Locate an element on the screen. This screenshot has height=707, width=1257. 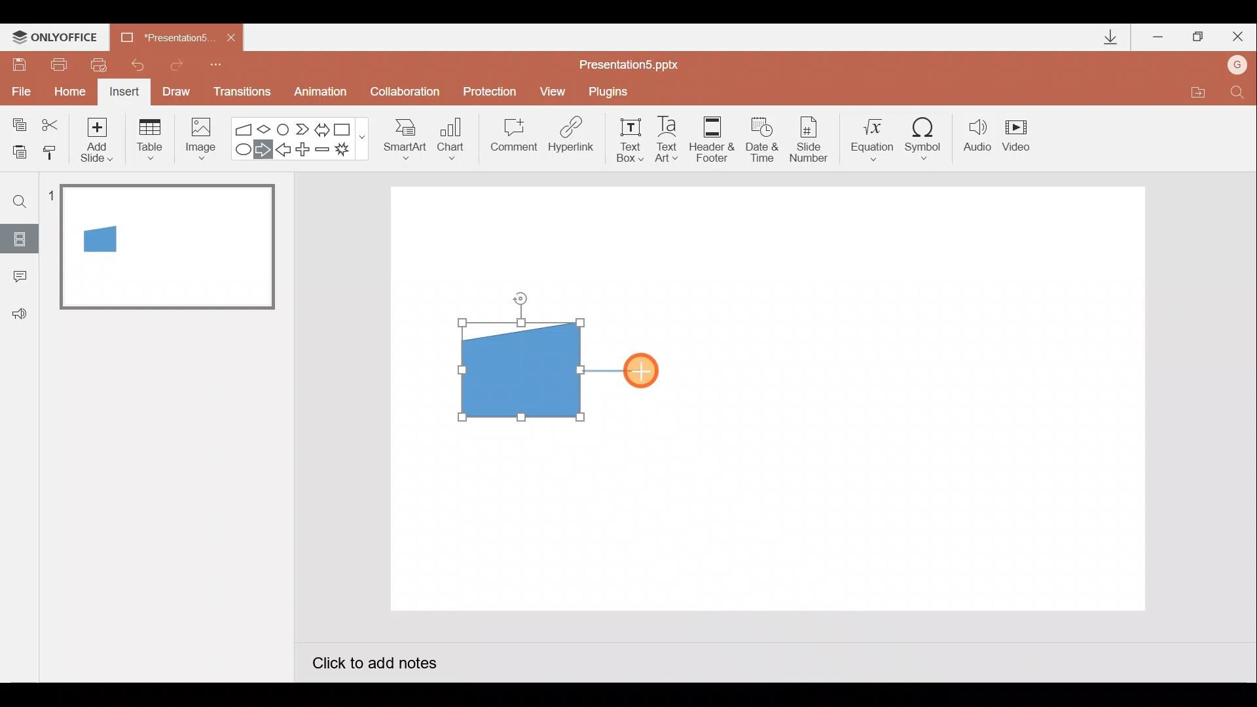
Comment is located at coordinates (512, 139).